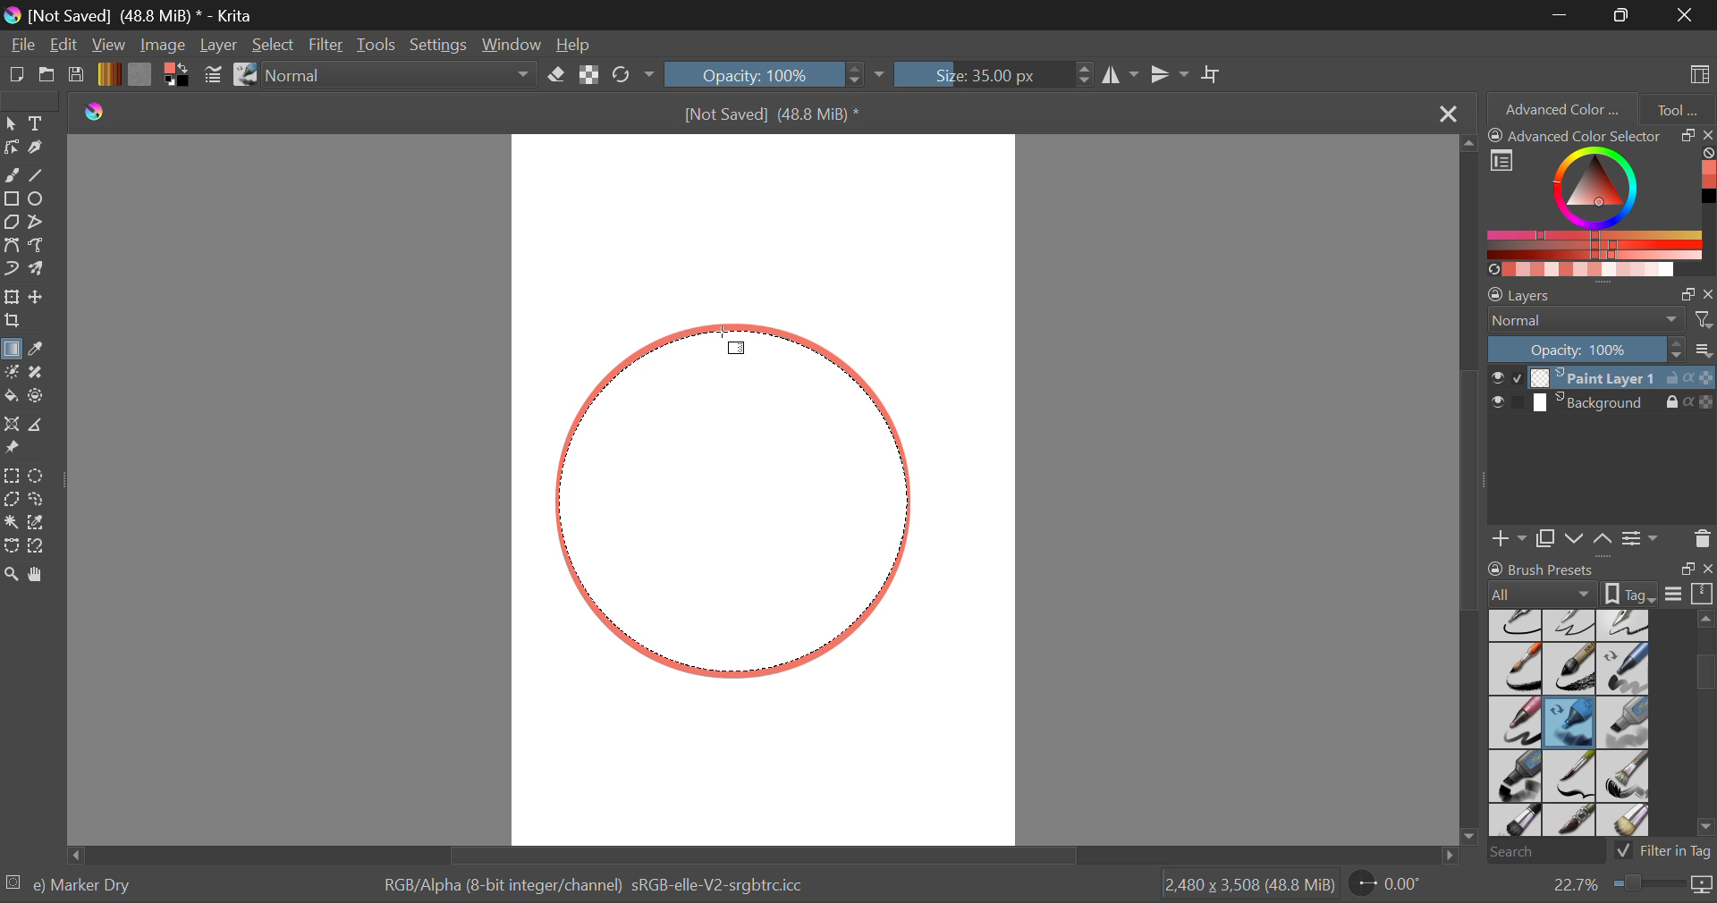 This screenshot has width=1717, height=903. Describe the element at coordinates (212, 76) in the screenshot. I see `Brush Settings` at that location.